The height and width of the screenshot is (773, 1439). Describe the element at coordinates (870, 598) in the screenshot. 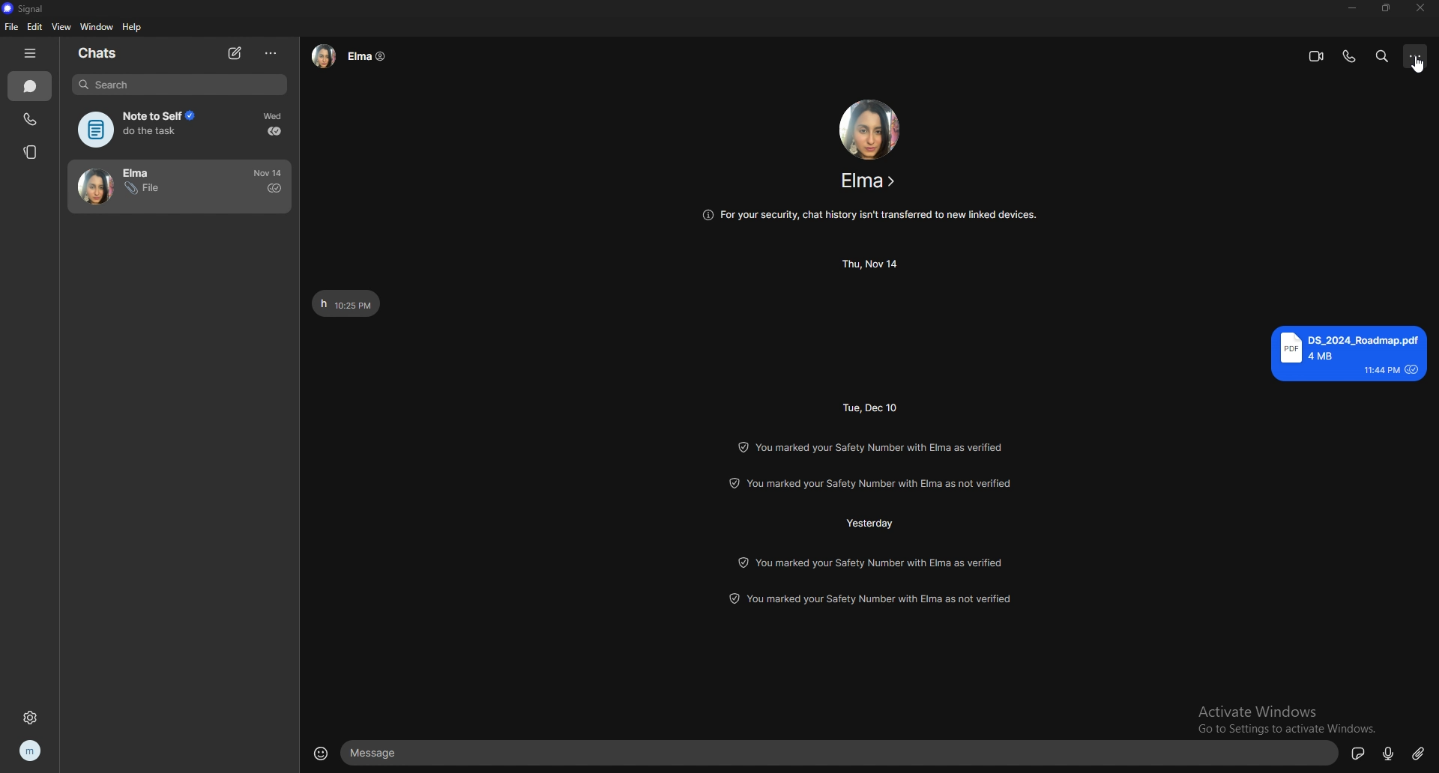

I see `info` at that location.